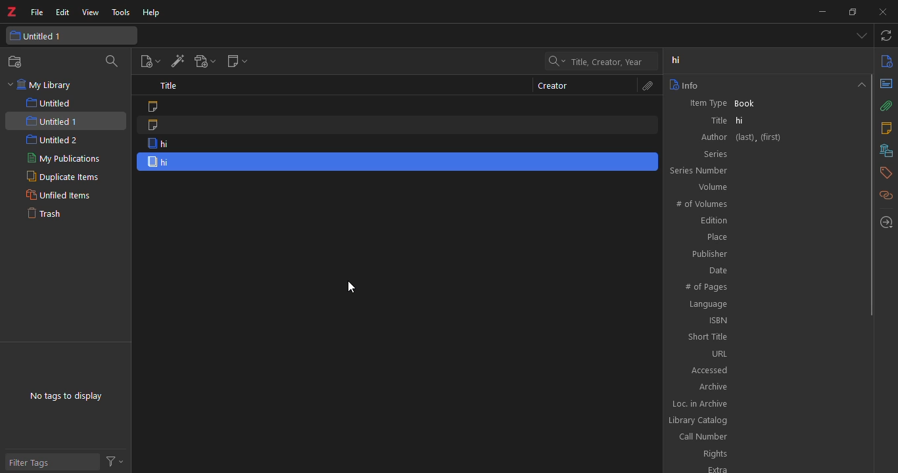 This screenshot has height=473, width=898. I want to click on library catalog, so click(699, 420).